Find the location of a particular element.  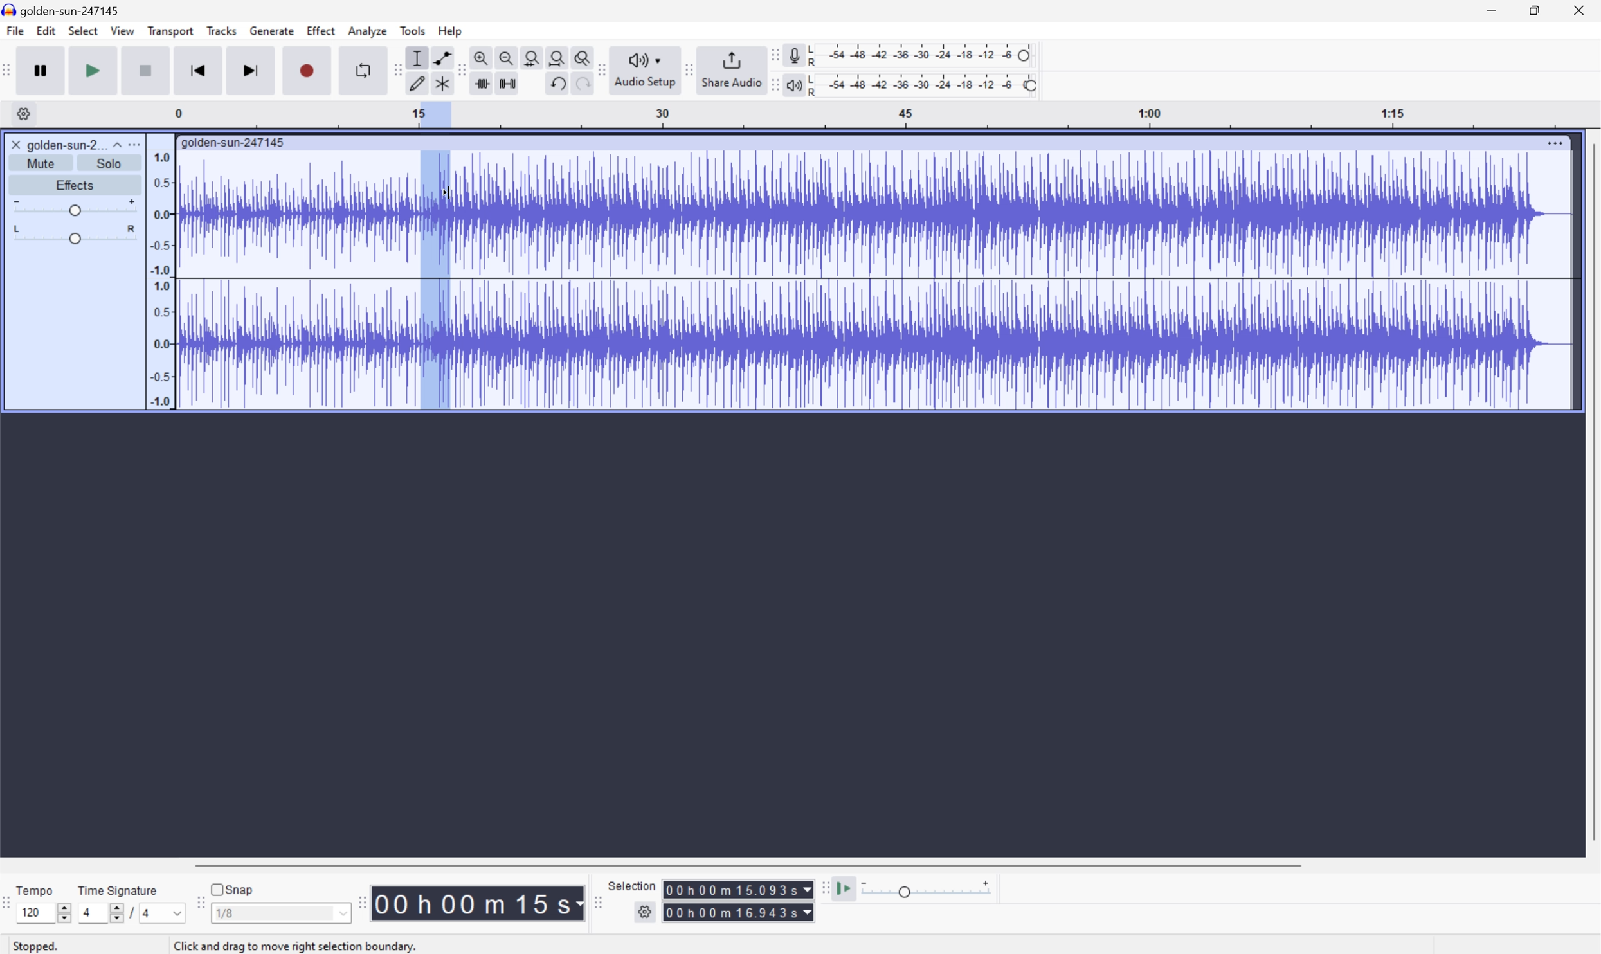

settings is located at coordinates (23, 113).